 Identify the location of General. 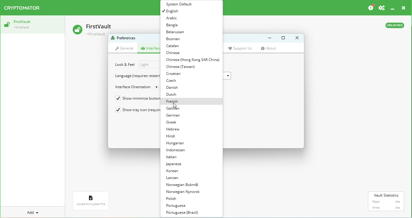
(124, 49).